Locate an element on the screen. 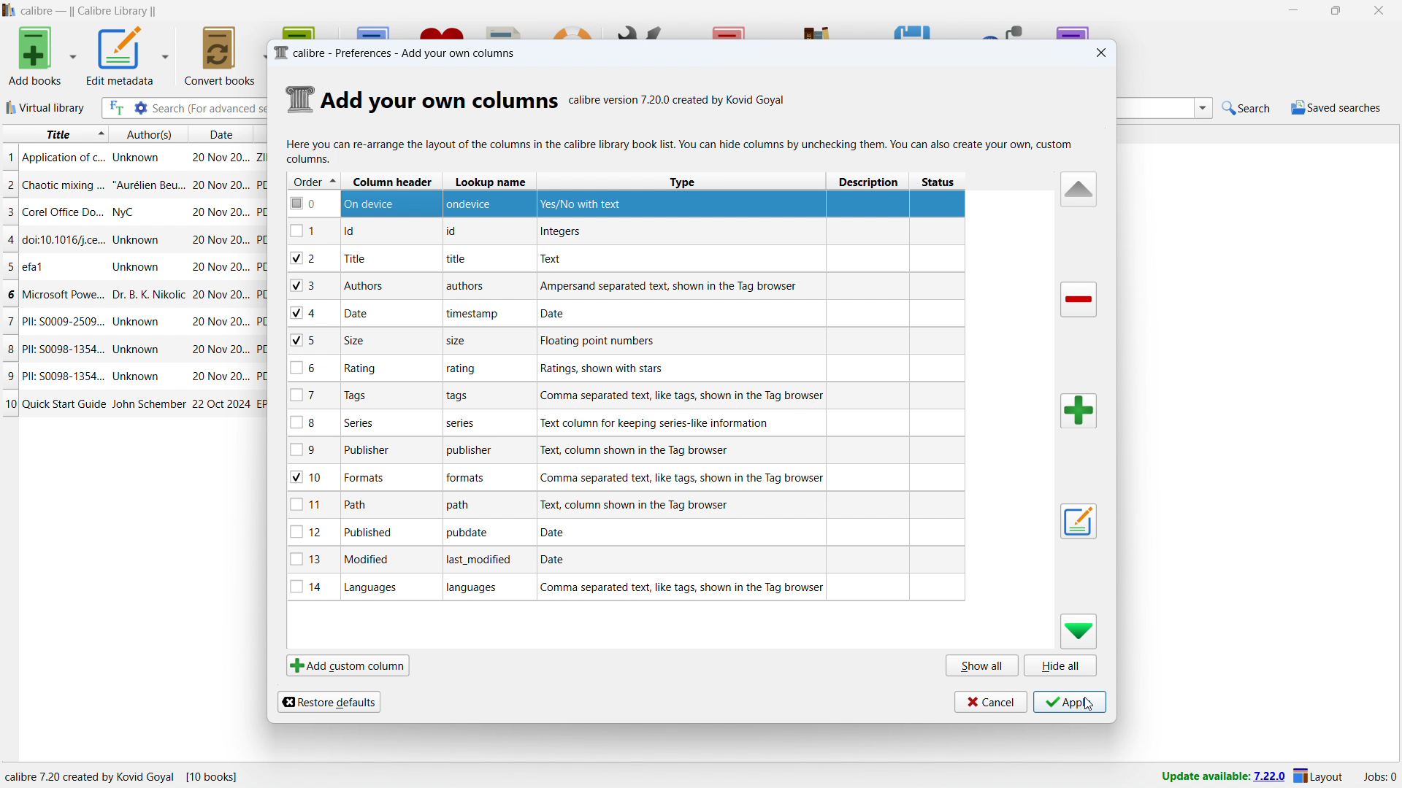 The image size is (1402, 788). 12 is located at coordinates (312, 531).